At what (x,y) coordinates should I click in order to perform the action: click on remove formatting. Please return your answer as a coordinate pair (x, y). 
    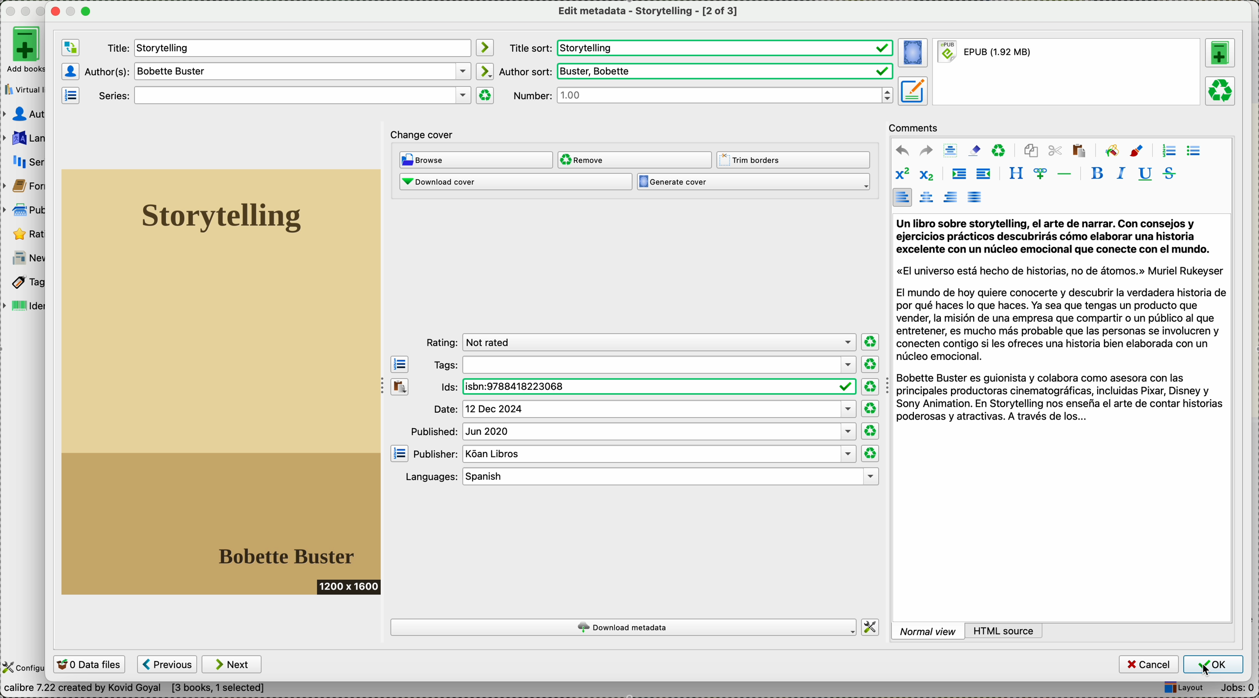
    Looking at the image, I should click on (975, 150).